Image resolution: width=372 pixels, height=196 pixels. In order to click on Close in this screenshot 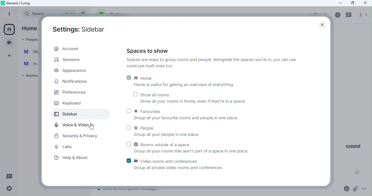, I will do `click(322, 25)`.